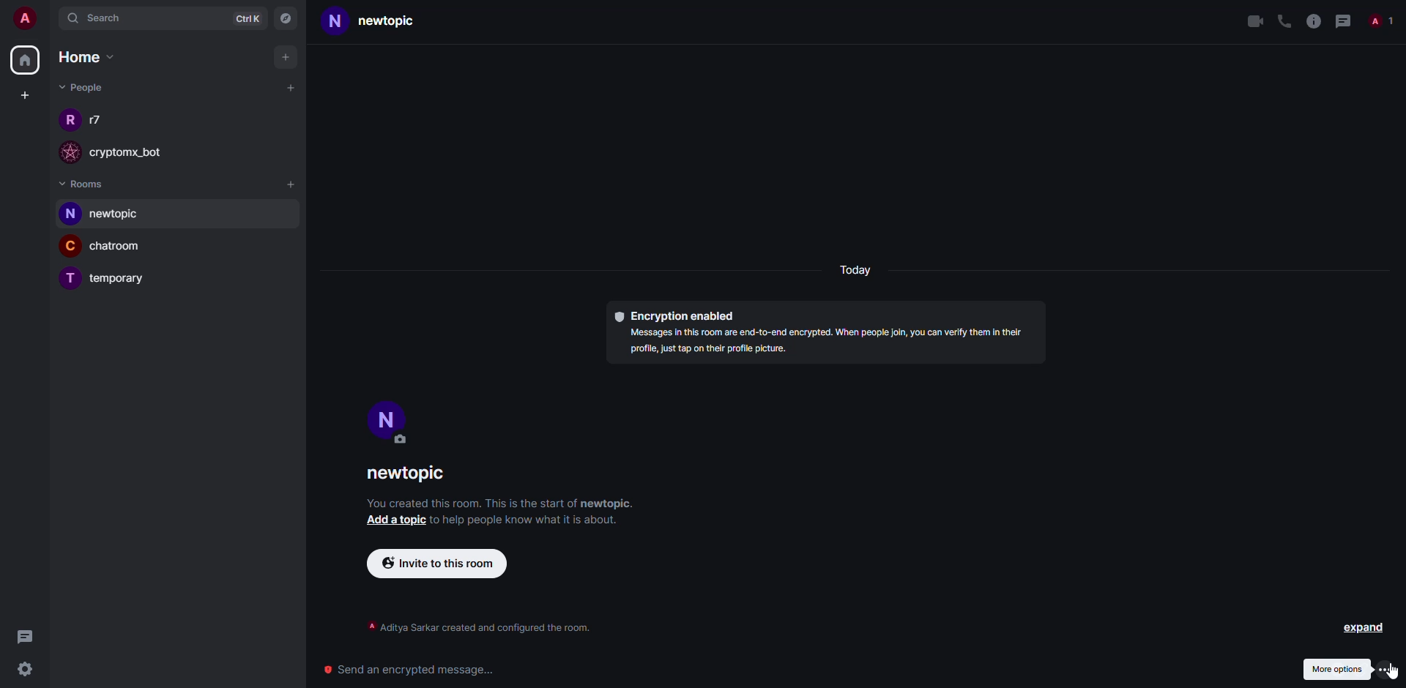 Image resolution: width=1406 pixels, height=688 pixels. I want to click on threads, so click(1344, 21).